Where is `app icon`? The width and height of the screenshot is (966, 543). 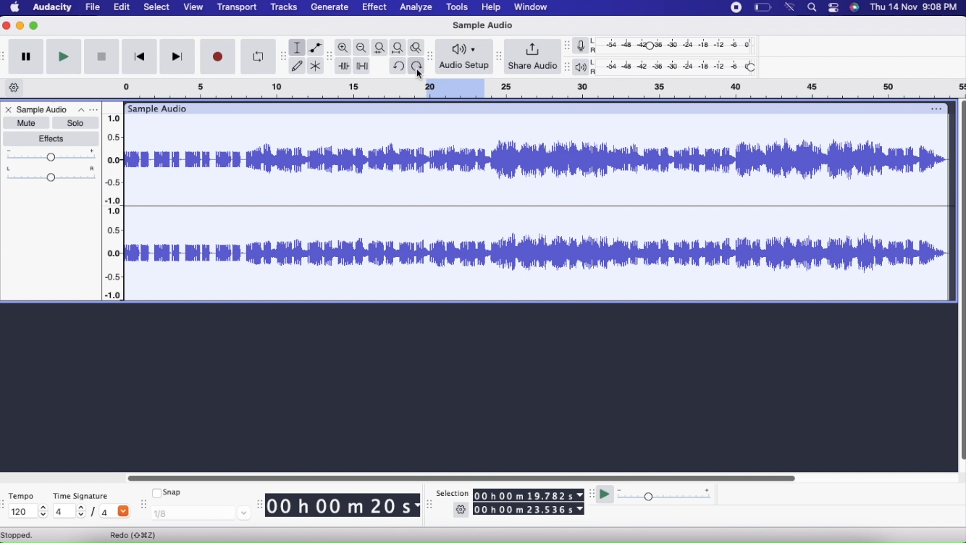 app icon is located at coordinates (854, 7).